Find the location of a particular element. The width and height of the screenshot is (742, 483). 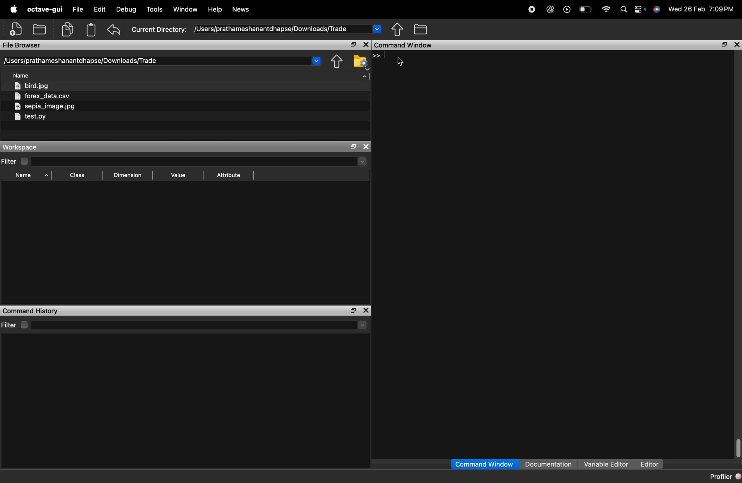

maximize is located at coordinates (352, 45).